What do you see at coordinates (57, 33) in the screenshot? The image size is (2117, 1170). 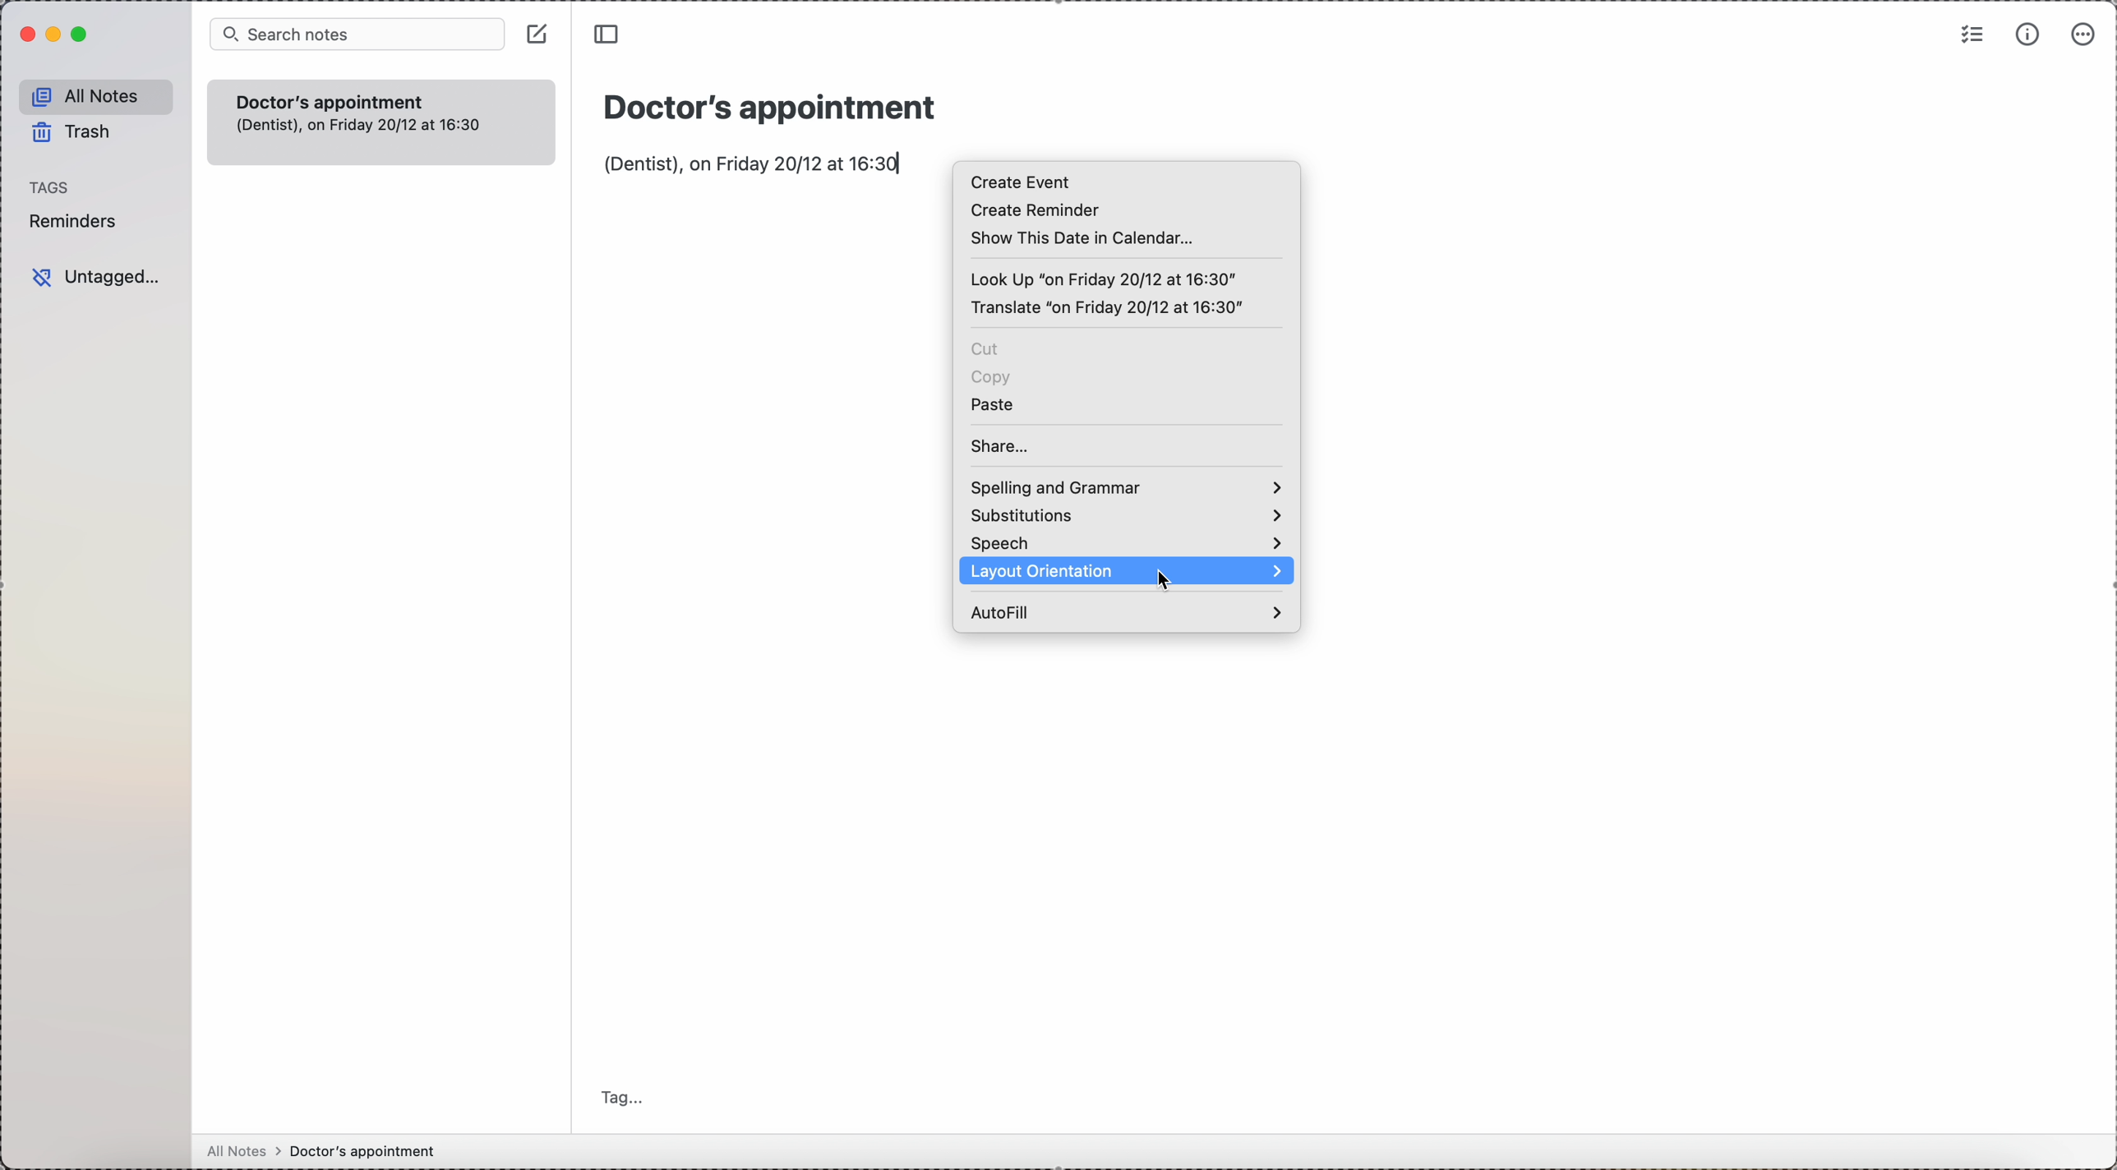 I see `minimize Simplenote` at bounding box center [57, 33].